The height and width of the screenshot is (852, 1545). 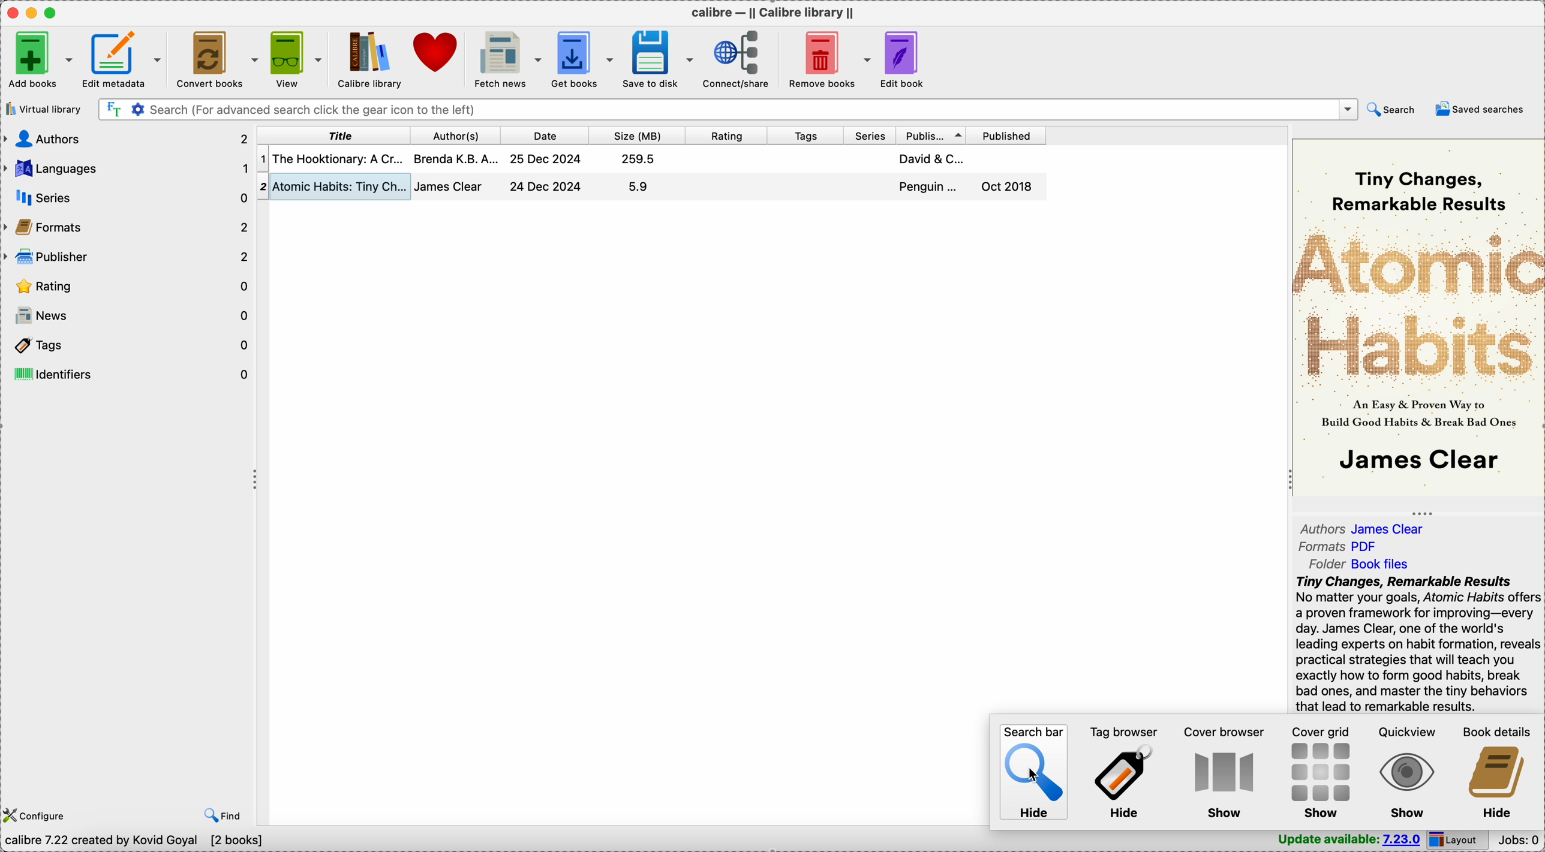 I want to click on formats PDF, so click(x=1336, y=547).